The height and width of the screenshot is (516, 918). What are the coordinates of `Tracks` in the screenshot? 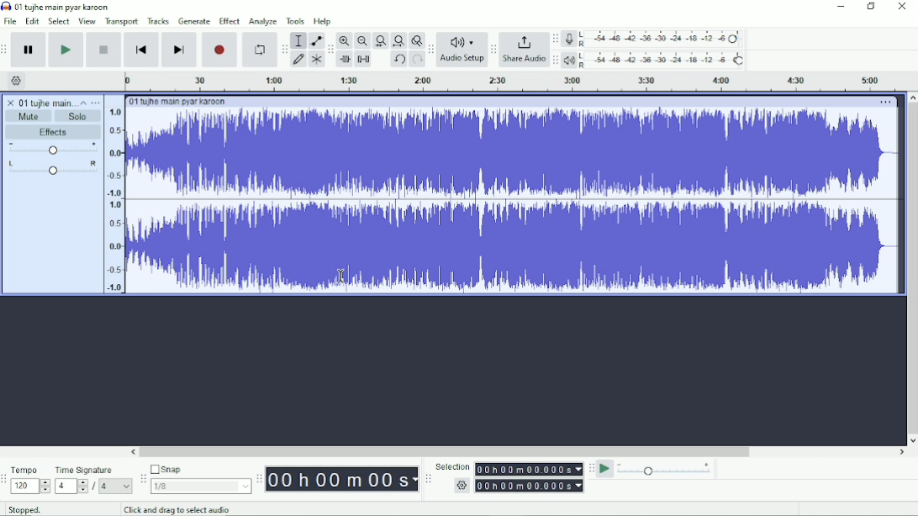 It's located at (159, 20).